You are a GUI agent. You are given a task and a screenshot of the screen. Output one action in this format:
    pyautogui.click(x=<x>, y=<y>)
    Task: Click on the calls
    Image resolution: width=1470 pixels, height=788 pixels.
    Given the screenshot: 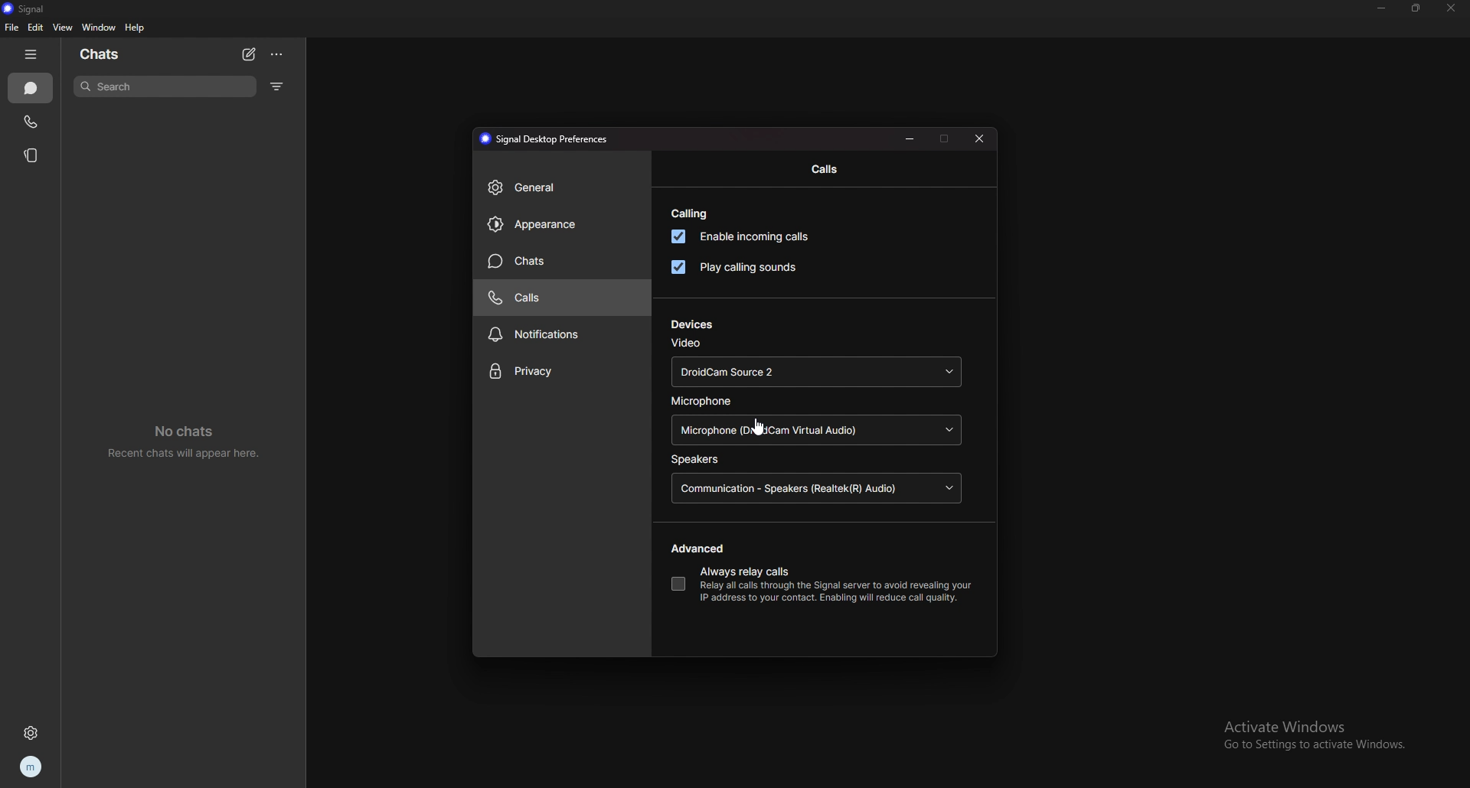 What is the action you would take?
    pyautogui.click(x=31, y=120)
    